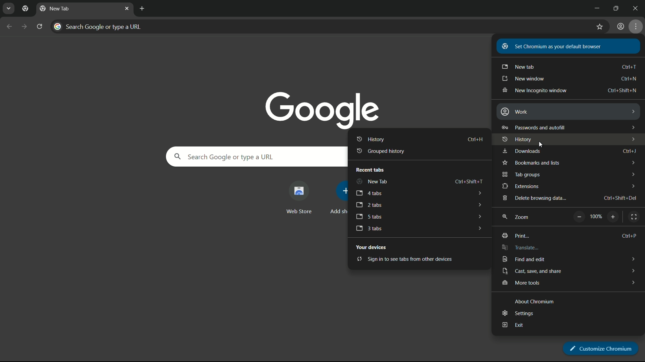  I want to click on user profile, so click(619, 26).